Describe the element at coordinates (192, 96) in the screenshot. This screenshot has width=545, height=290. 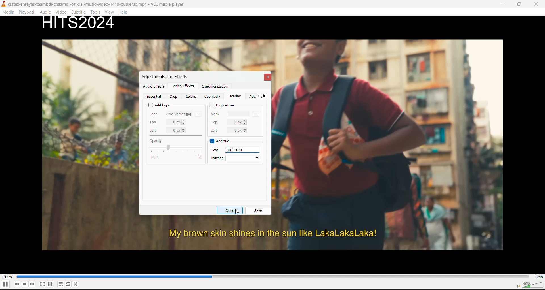
I see `colors` at that location.